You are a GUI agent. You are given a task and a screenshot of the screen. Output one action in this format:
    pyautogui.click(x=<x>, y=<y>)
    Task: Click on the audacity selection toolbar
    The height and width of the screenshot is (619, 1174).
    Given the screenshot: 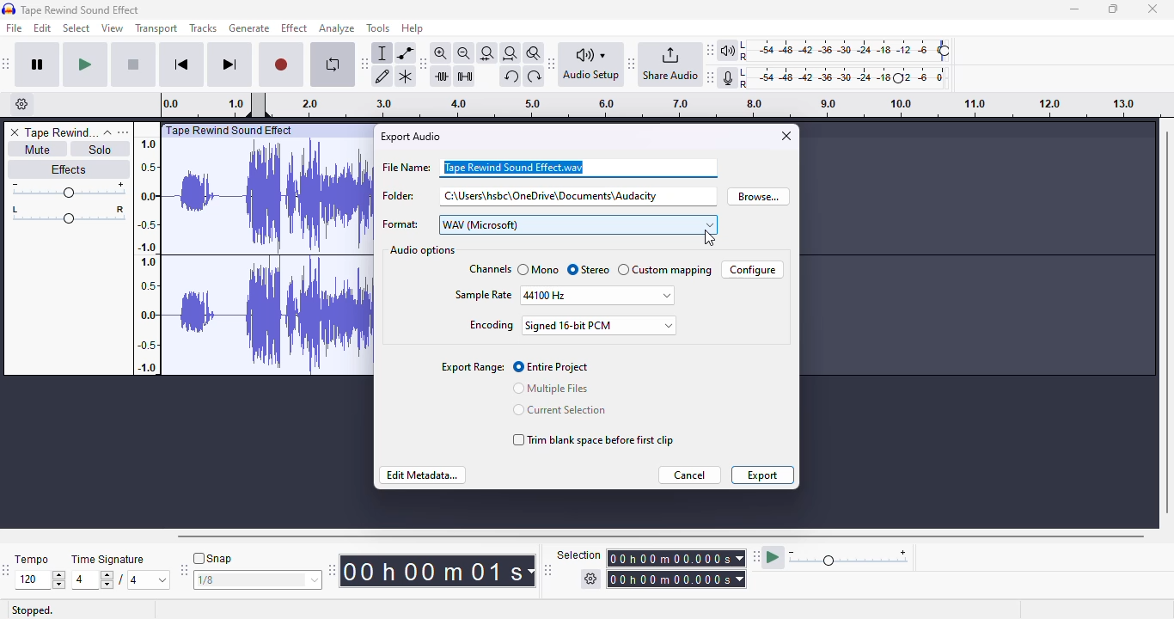 What is the action you would take?
    pyautogui.click(x=645, y=567)
    